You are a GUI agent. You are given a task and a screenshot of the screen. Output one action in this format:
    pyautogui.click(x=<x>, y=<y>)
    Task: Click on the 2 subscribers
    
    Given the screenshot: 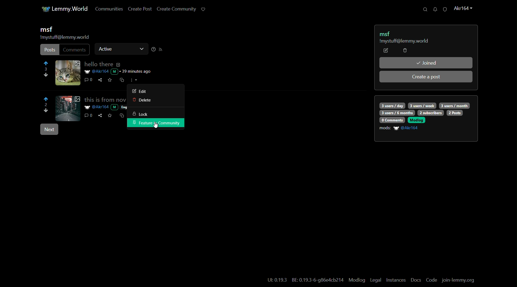 What is the action you would take?
    pyautogui.click(x=431, y=113)
    